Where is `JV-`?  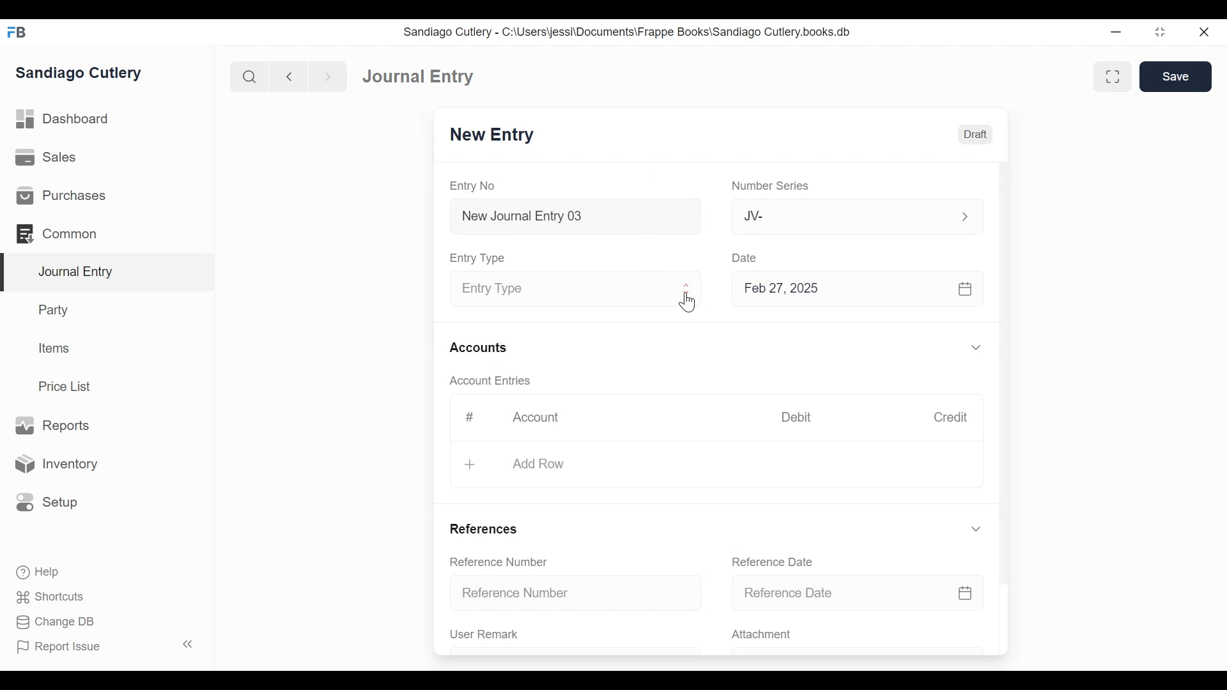 JV- is located at coordinates (834, 215).